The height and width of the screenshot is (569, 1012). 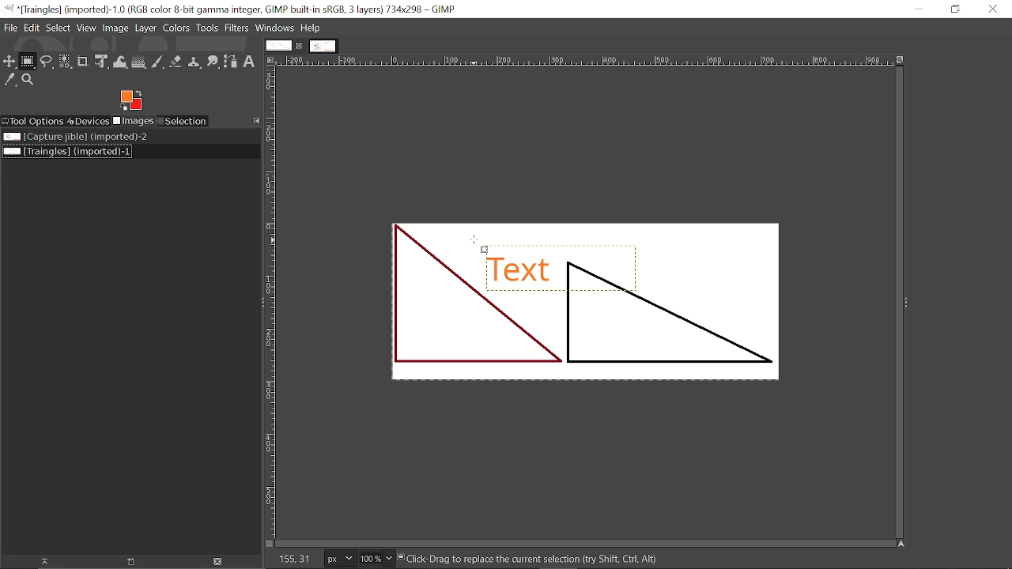 What do you see at coordinates (217, 561) in the screenshot?
I see `Delete Image` at bounding box center [217, 561].